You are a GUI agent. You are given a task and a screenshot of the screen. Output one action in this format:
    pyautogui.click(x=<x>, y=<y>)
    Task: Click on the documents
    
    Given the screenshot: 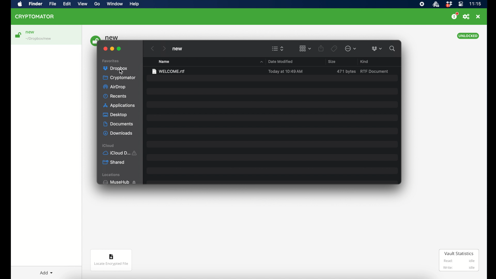 What is the action you would take?
    pyautogui.click(x=118, y=124)
    